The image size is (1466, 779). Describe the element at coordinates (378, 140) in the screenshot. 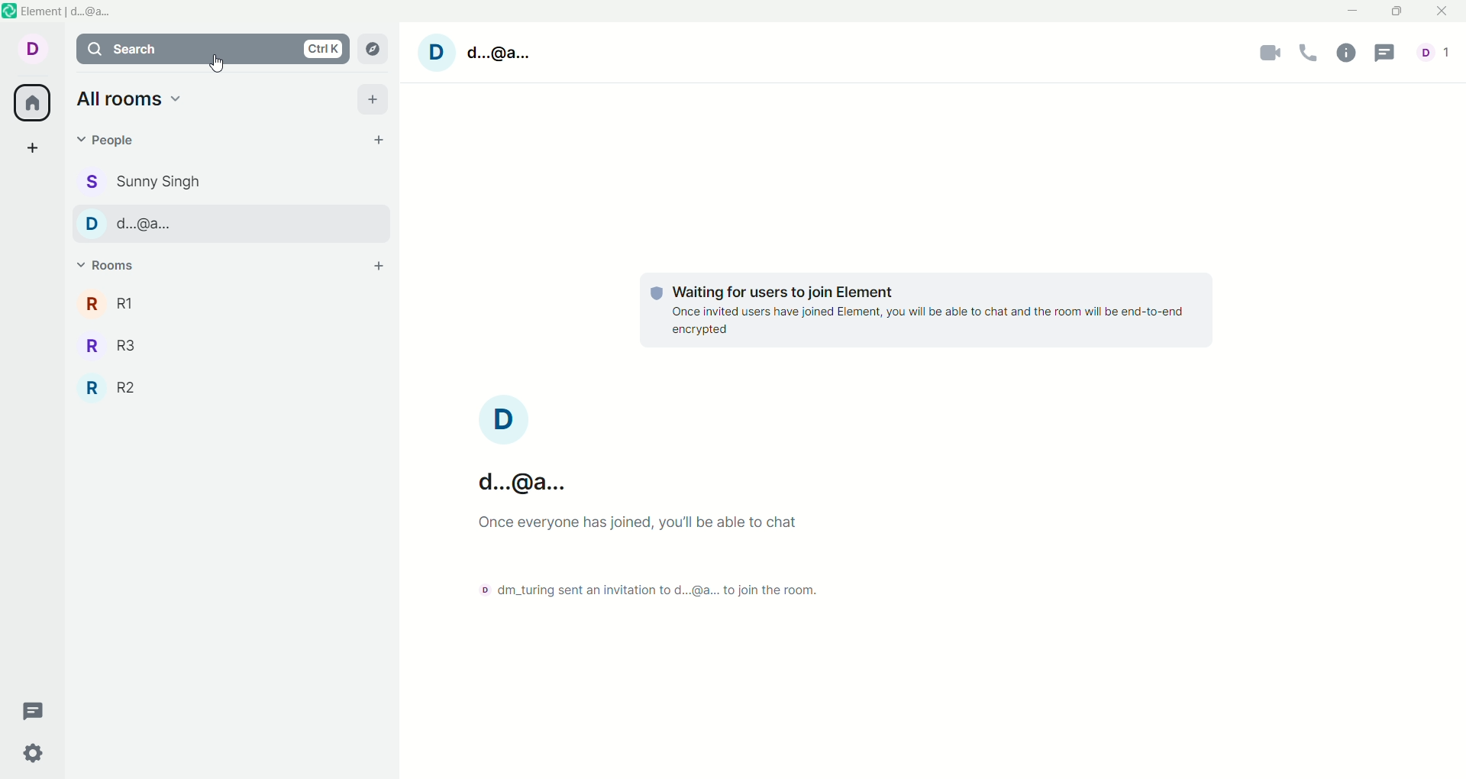

I see `start chat` at that location.